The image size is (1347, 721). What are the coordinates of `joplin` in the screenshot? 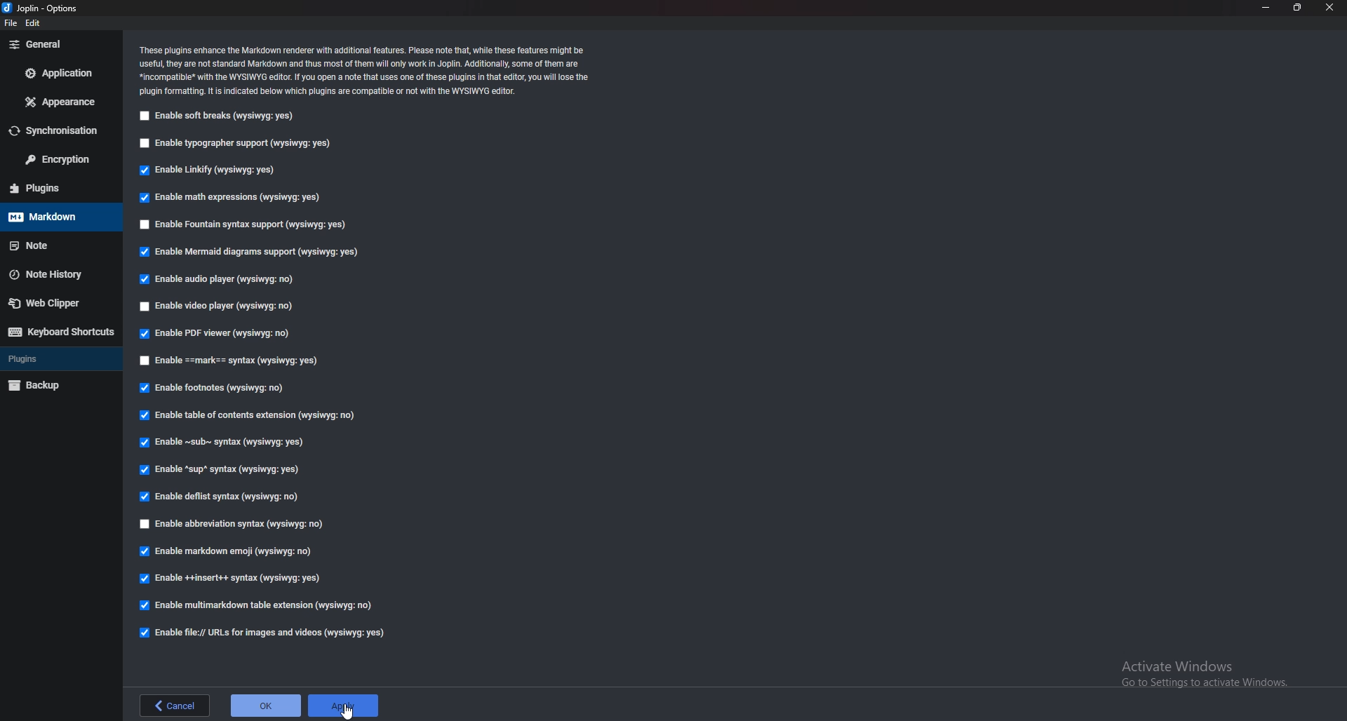 It's located at (46, 8).